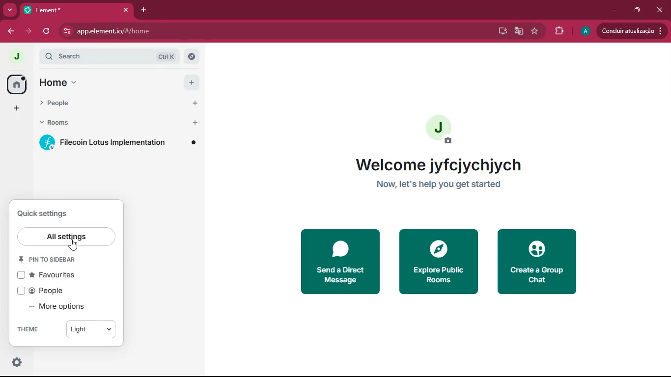 The height and width of the screenshot is (377, 671). What do you see at coordinates (15, 108) in the screenshot?
I see `add` at bounding box center [15, 108].